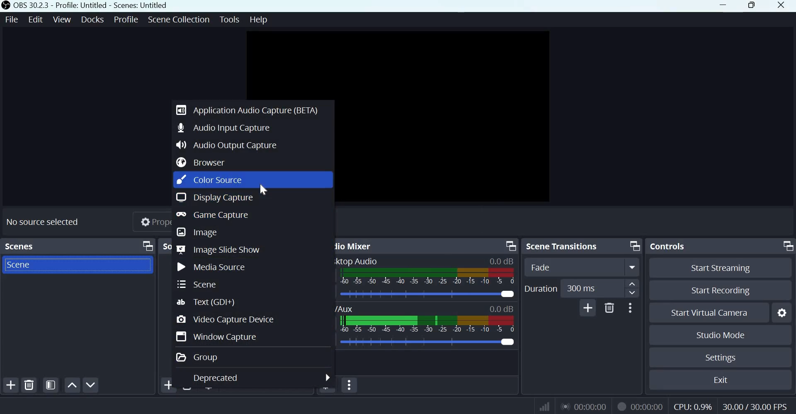 The width and height of the screenshot is (796, 414). I want to click on Transition Type Dropdown, so click(582, 267).